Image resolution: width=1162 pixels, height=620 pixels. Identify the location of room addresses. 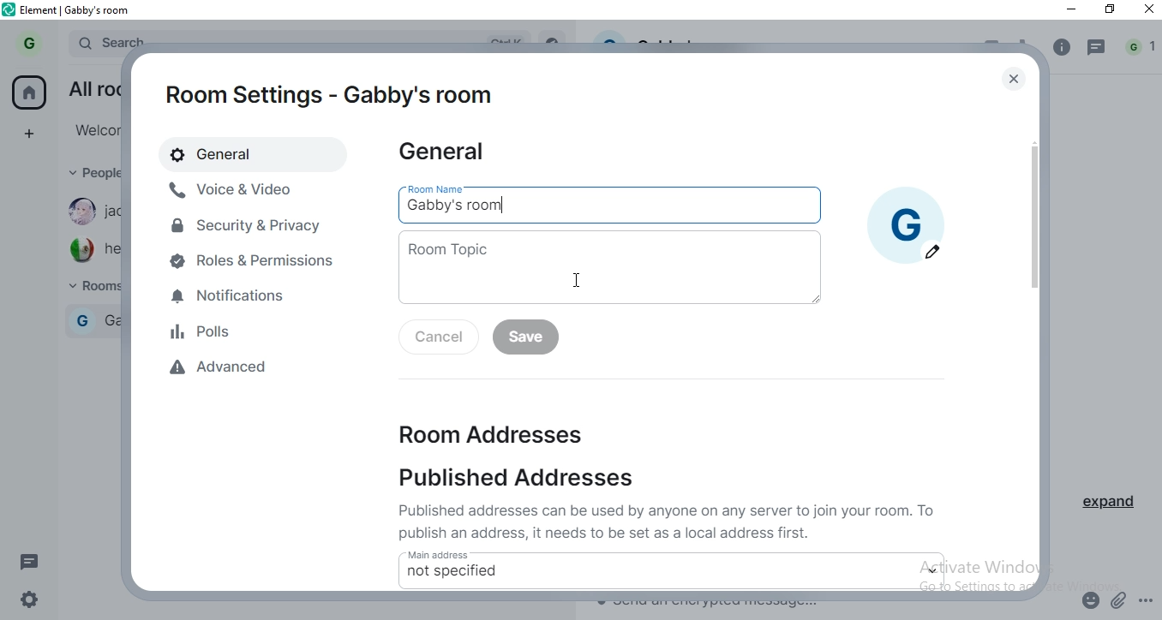
(480, 431).